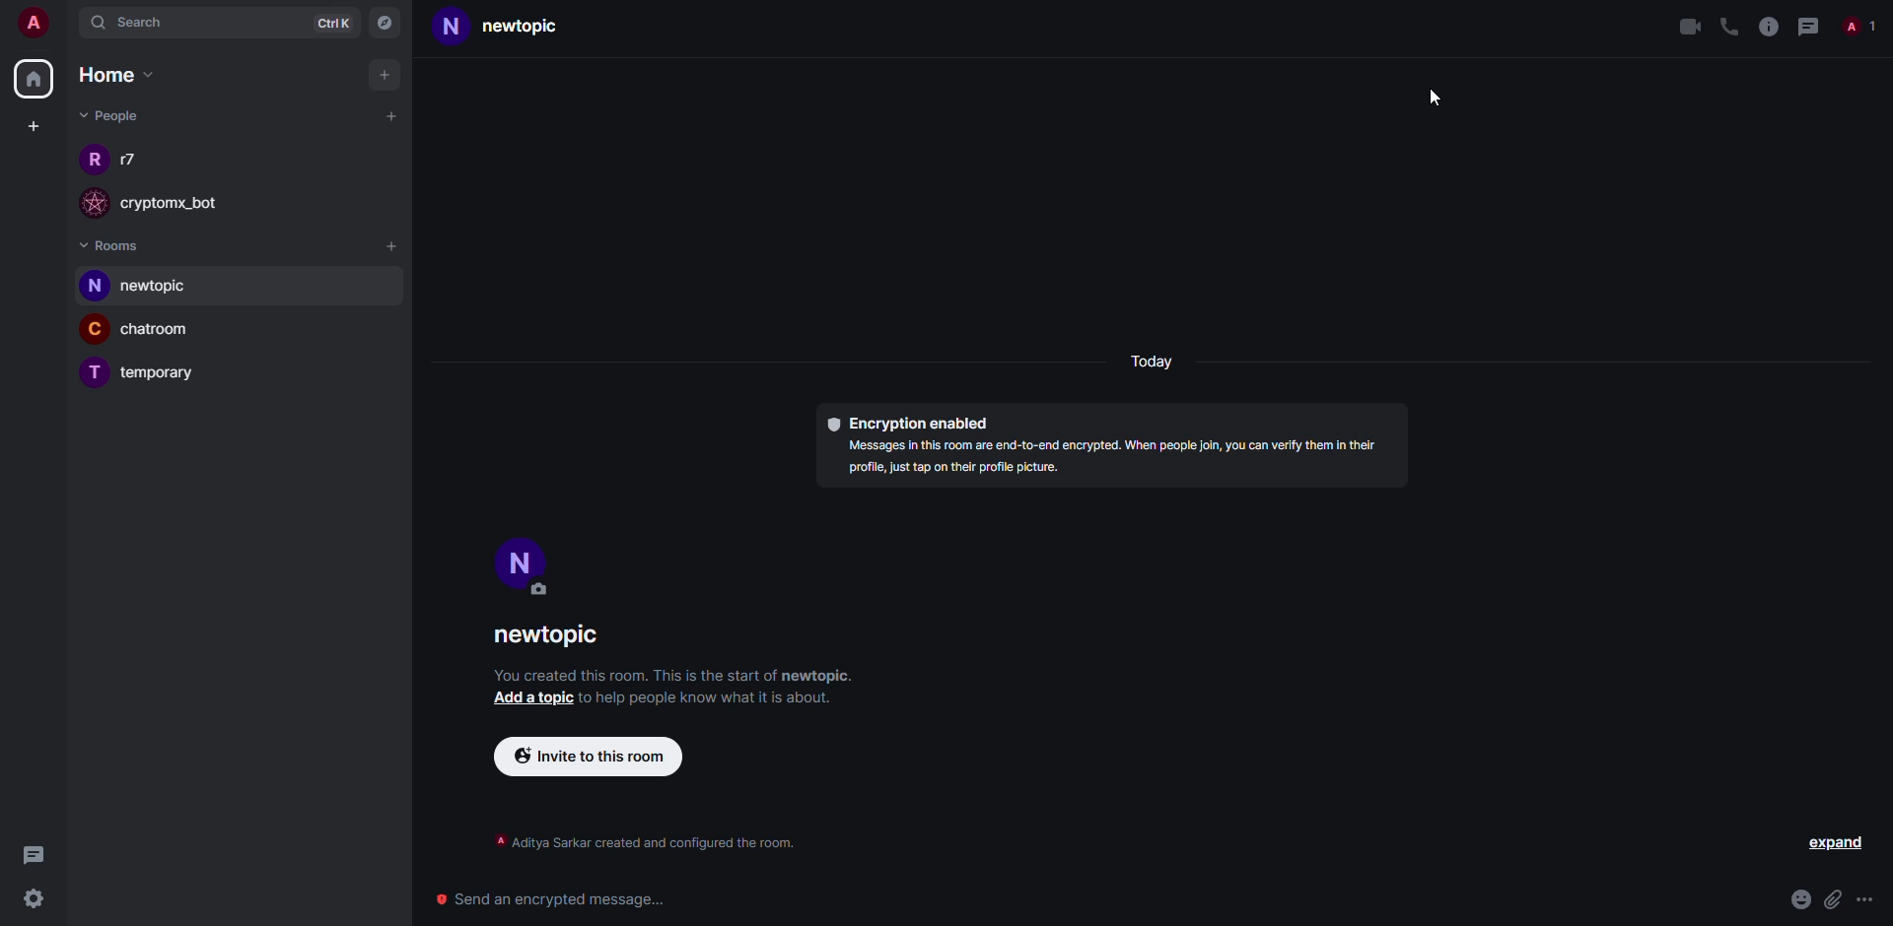 Image resolution: width=1893 pixels, height=926 pixels. I want to click on attach, so click(1833, 899).